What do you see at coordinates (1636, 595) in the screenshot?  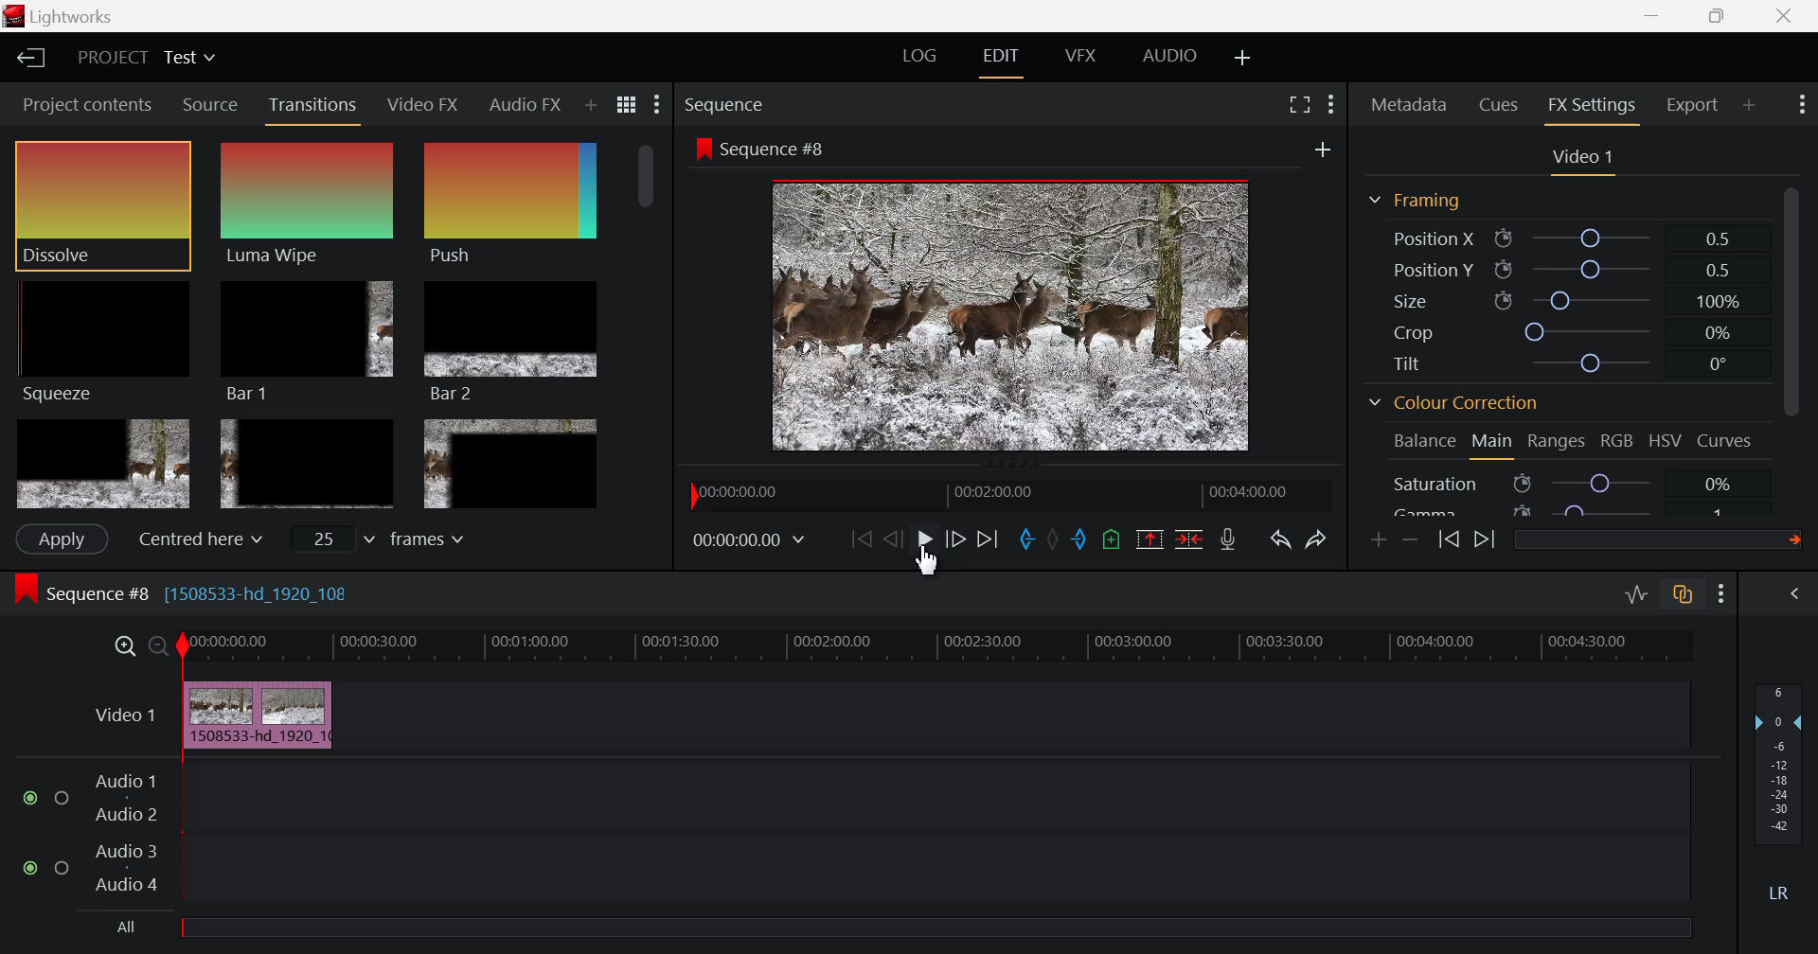 I see `Toggle audio levels` at bounding box center [1636, 595].